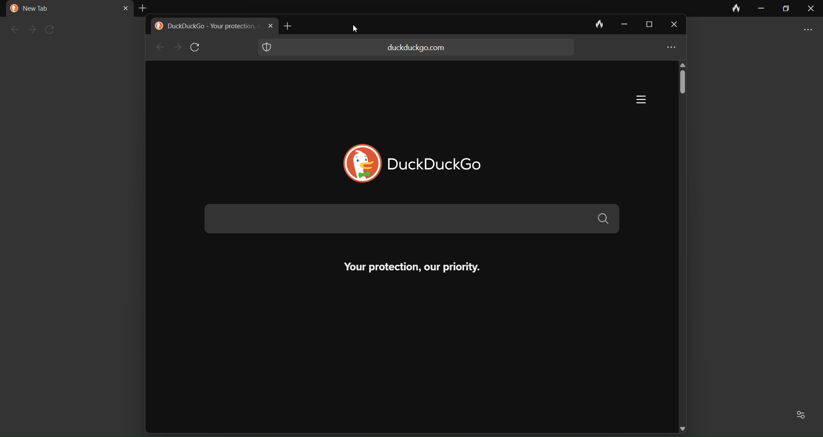 The width and height of the screenshot is (823, 437). What do you see at coordinates (417, 48) in the screenshot?
I see `duckdukgo.com` at bounding box center [417, 48].